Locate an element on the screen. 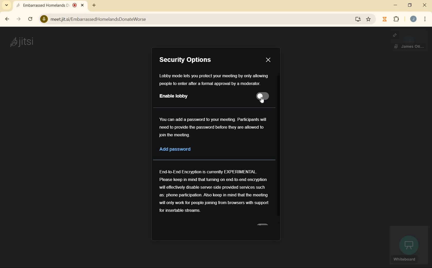  pinned screen is located at coordinates (409, 41).